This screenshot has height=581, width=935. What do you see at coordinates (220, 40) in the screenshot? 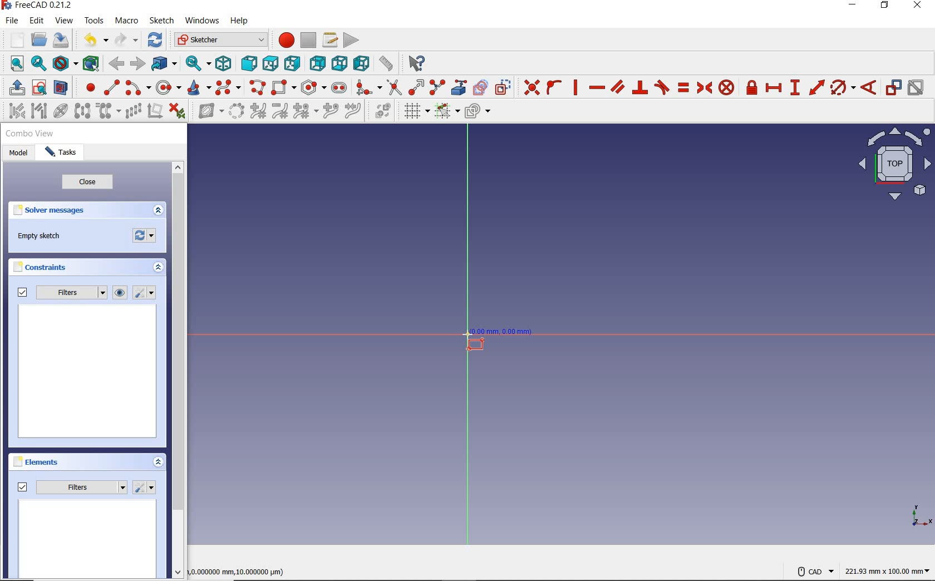
I see `switch between workbenches` at bounding box center [220, 40].